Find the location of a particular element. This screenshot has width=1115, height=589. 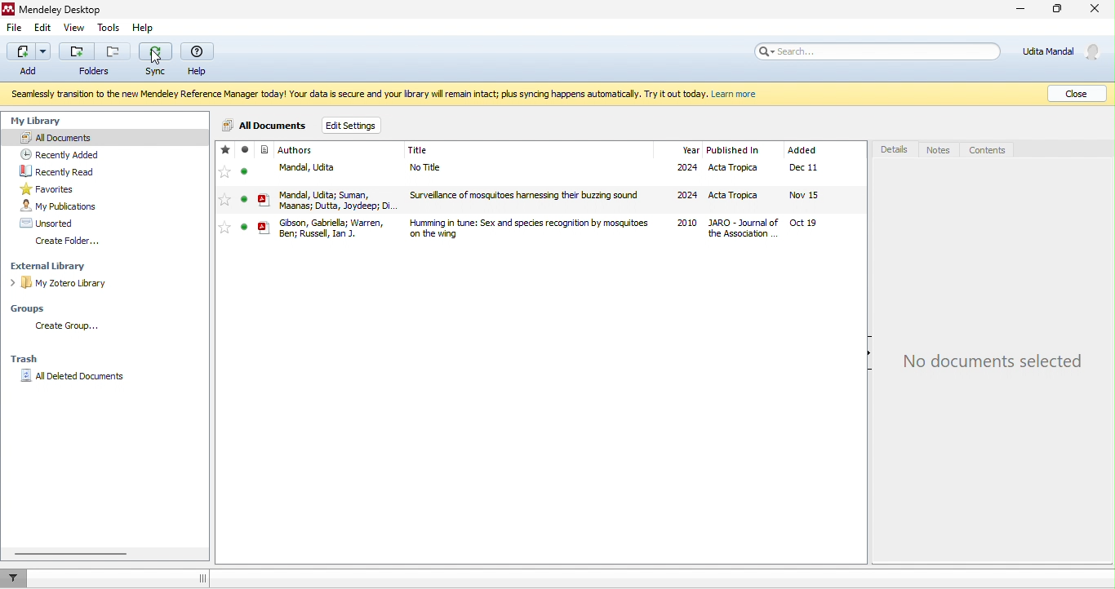

published in  is located at coordinates (738, 150).